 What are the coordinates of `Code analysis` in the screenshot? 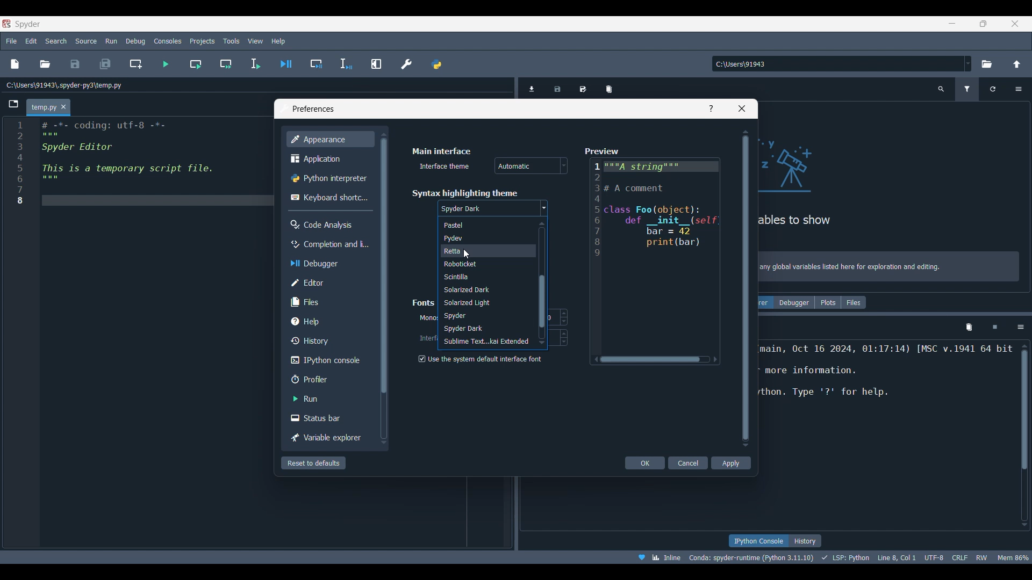 It's located at (329, 224).